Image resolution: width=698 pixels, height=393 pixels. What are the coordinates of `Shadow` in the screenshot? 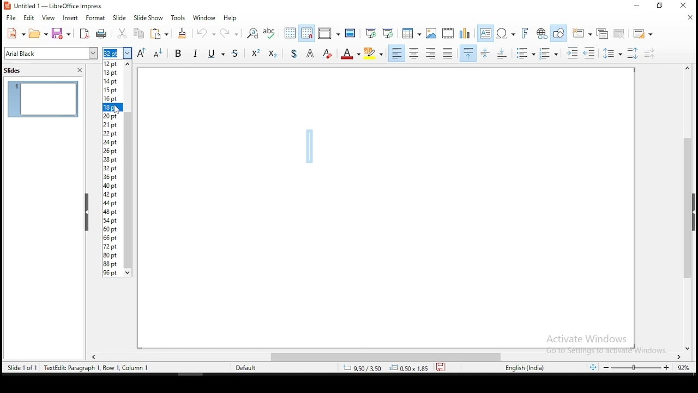 It's located at (294, 52).